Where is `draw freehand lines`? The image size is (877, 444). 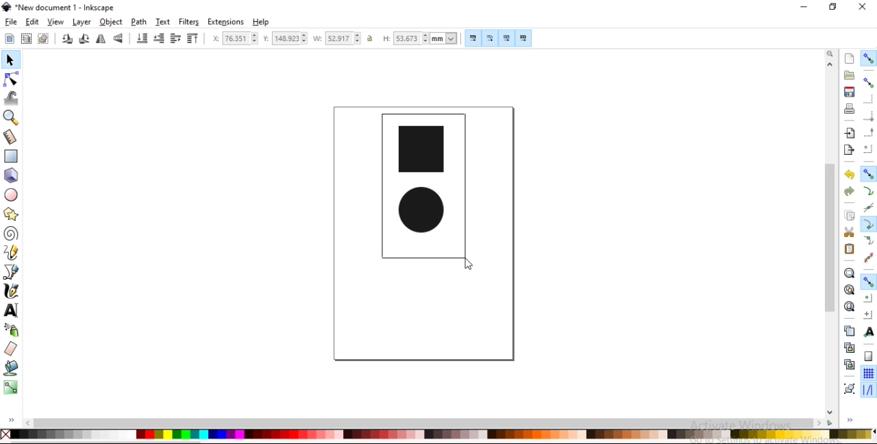 draw freehand lines is located at coordinates (10, 254).